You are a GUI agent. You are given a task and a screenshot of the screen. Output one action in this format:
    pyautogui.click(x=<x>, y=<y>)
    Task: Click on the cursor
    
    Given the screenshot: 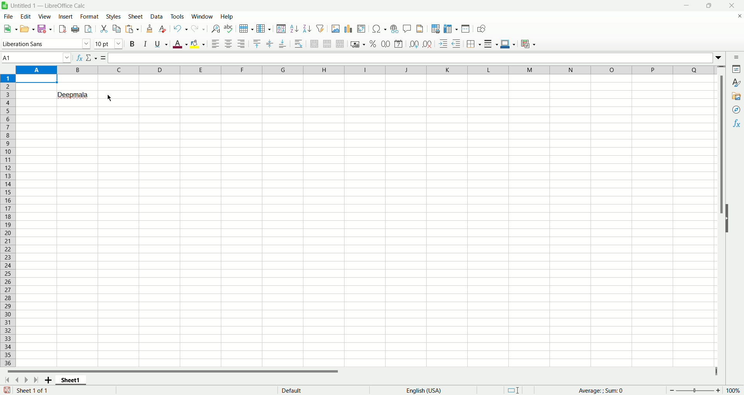 What is the action you would take?
    pyautogui.click(x=108, y=98)
    